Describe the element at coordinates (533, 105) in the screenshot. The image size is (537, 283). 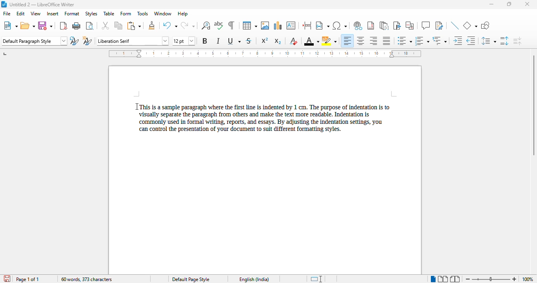
I see `vertical scroll bar` at that location.